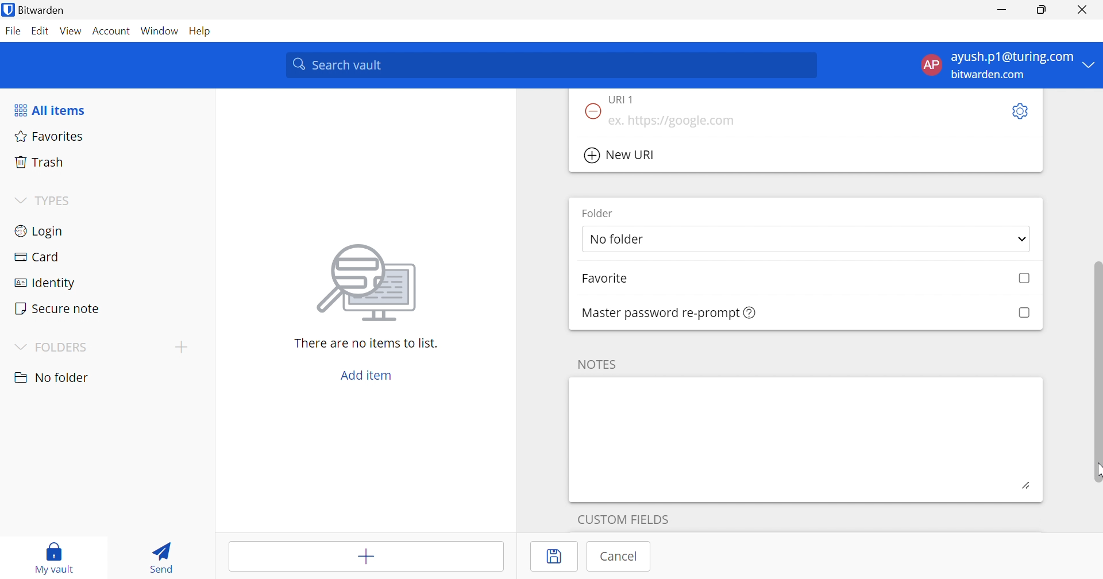  I want to click on Bitwarden, so click(35, 10).